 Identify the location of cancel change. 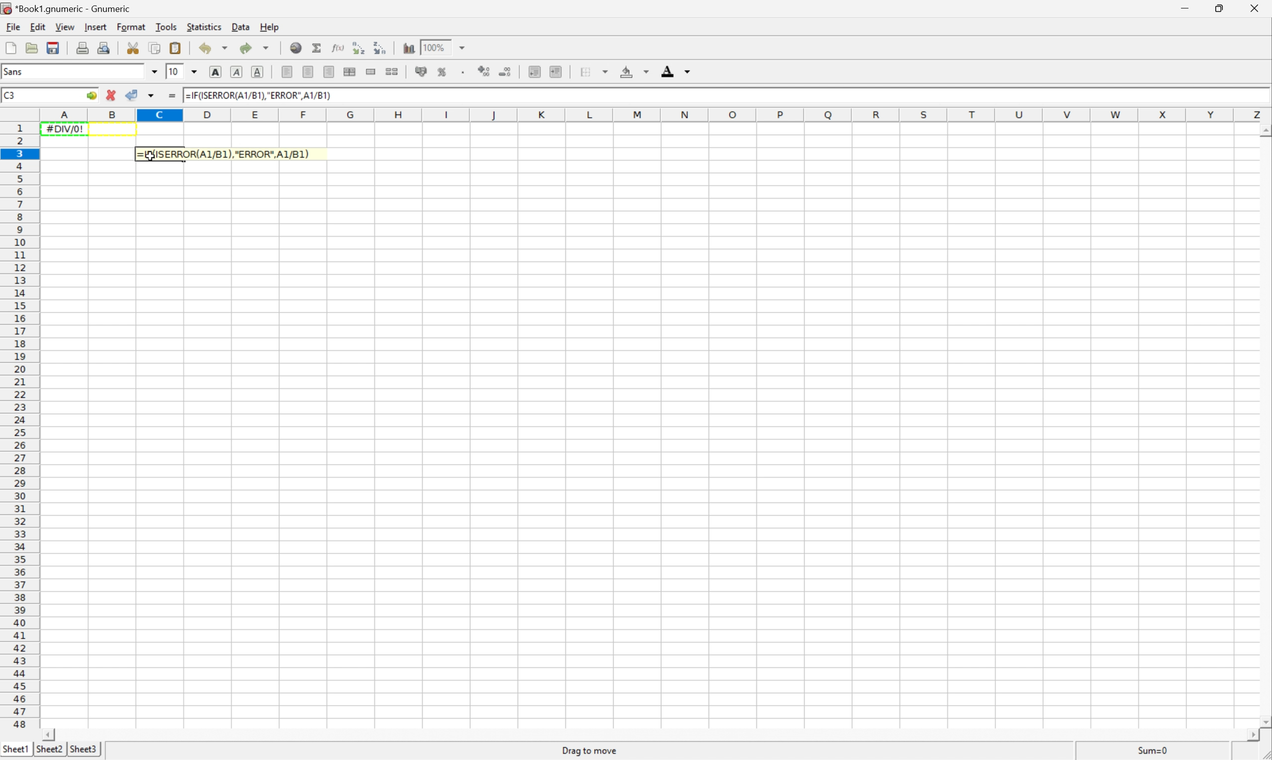
(112, 96).